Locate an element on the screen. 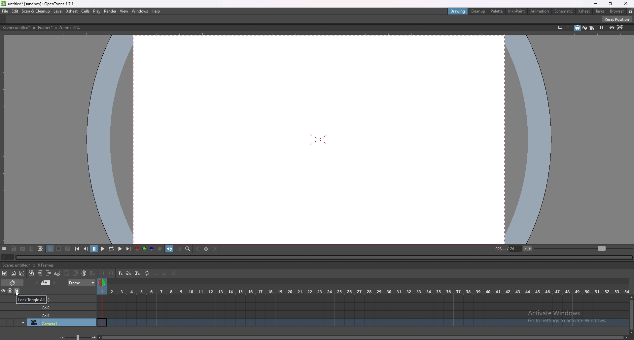  define sub camera is located at coordinates (41, 248).